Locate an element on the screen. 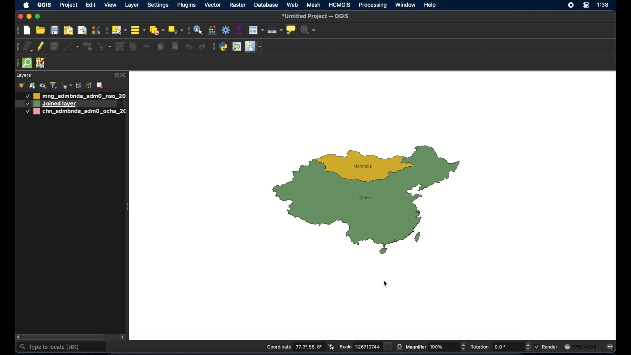 This screenshot has width=631, height=355. control center is located at coordinates (569, 6).